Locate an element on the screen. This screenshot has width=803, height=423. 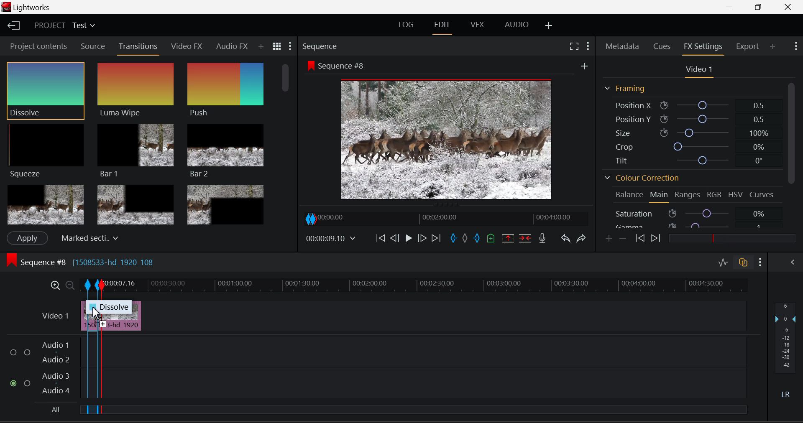
Decibel Level is located at coordinates (787, 352).